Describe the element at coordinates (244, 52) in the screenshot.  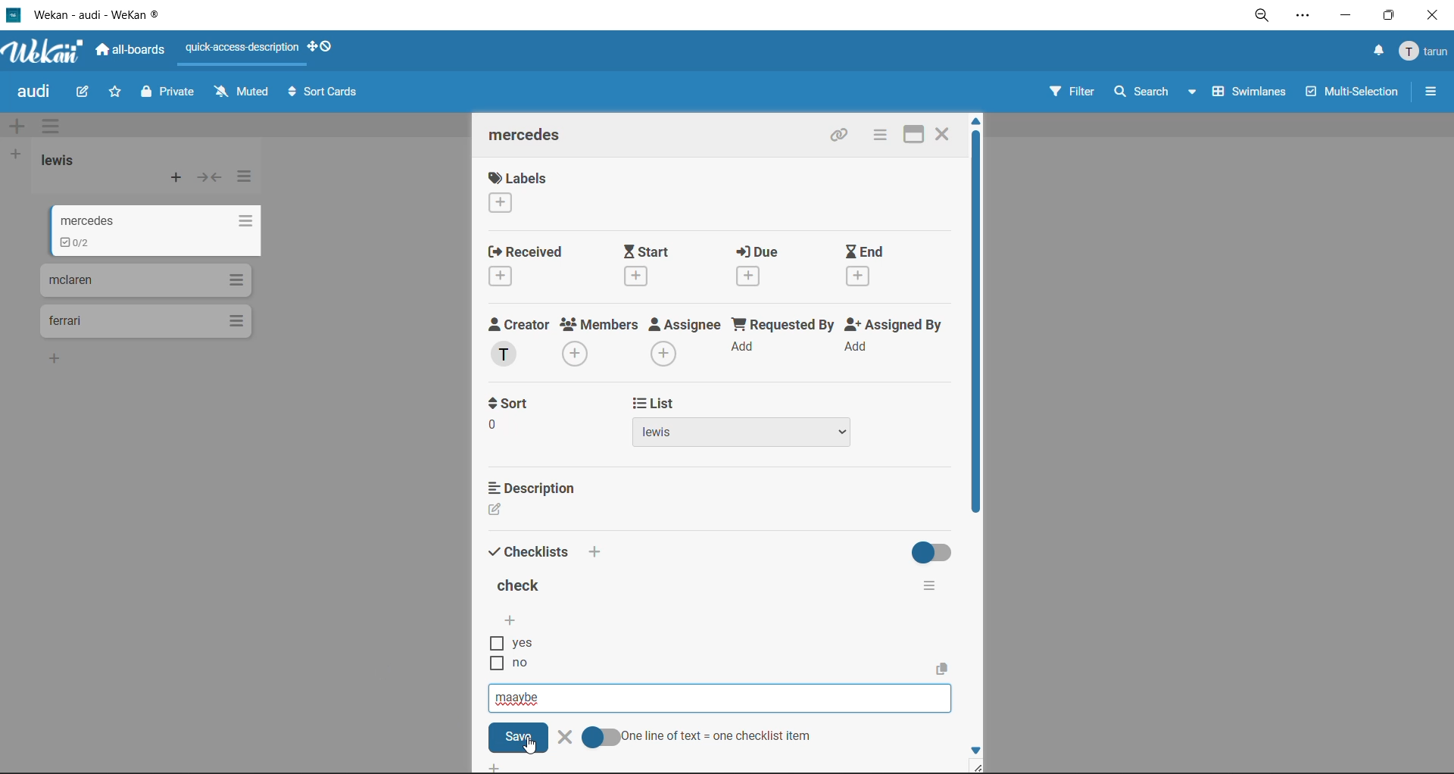
I see `quick access description` at that location.